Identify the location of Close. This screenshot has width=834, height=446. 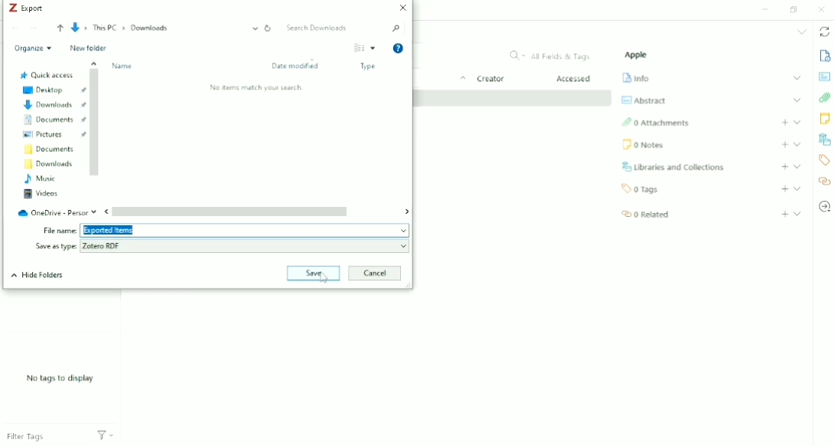
(402, 9).